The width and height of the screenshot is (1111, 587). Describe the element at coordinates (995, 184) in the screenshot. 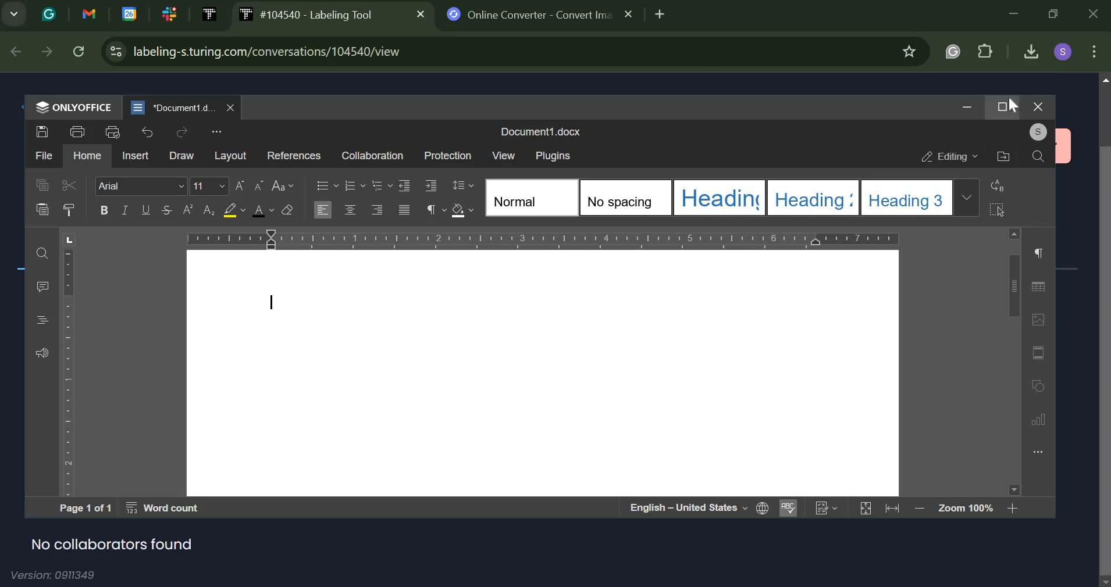

I see `replace` at that location.